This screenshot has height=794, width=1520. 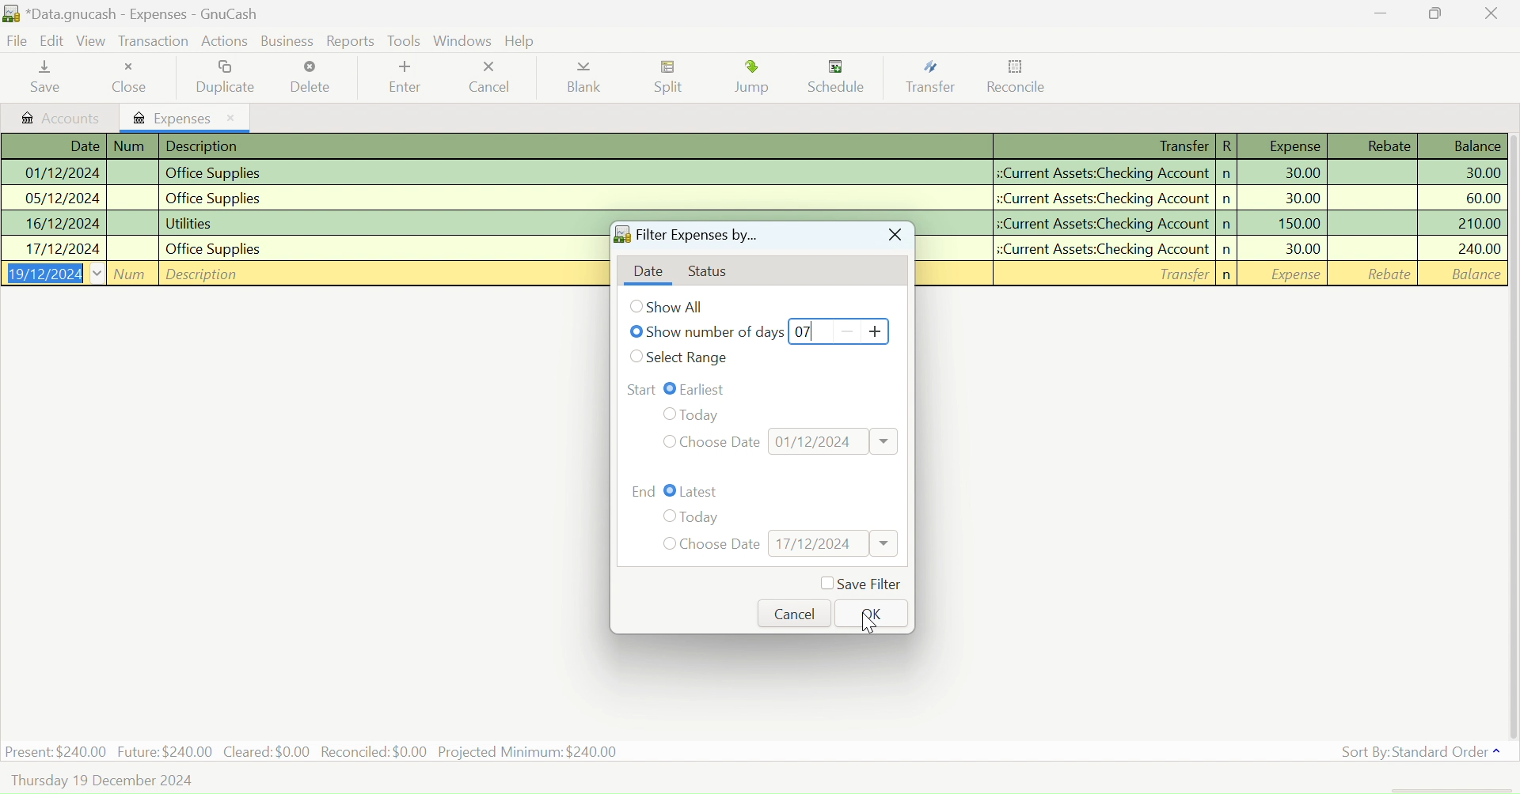 What do you see at coordinates (667, 414) in the screenshot?
I see `Checkbox` at bounding box center [667, 414].